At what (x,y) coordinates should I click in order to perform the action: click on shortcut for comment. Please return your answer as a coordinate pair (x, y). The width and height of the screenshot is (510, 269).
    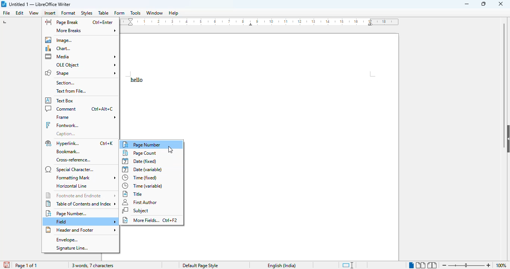
    Looking at the image, I should click on (102, 109).